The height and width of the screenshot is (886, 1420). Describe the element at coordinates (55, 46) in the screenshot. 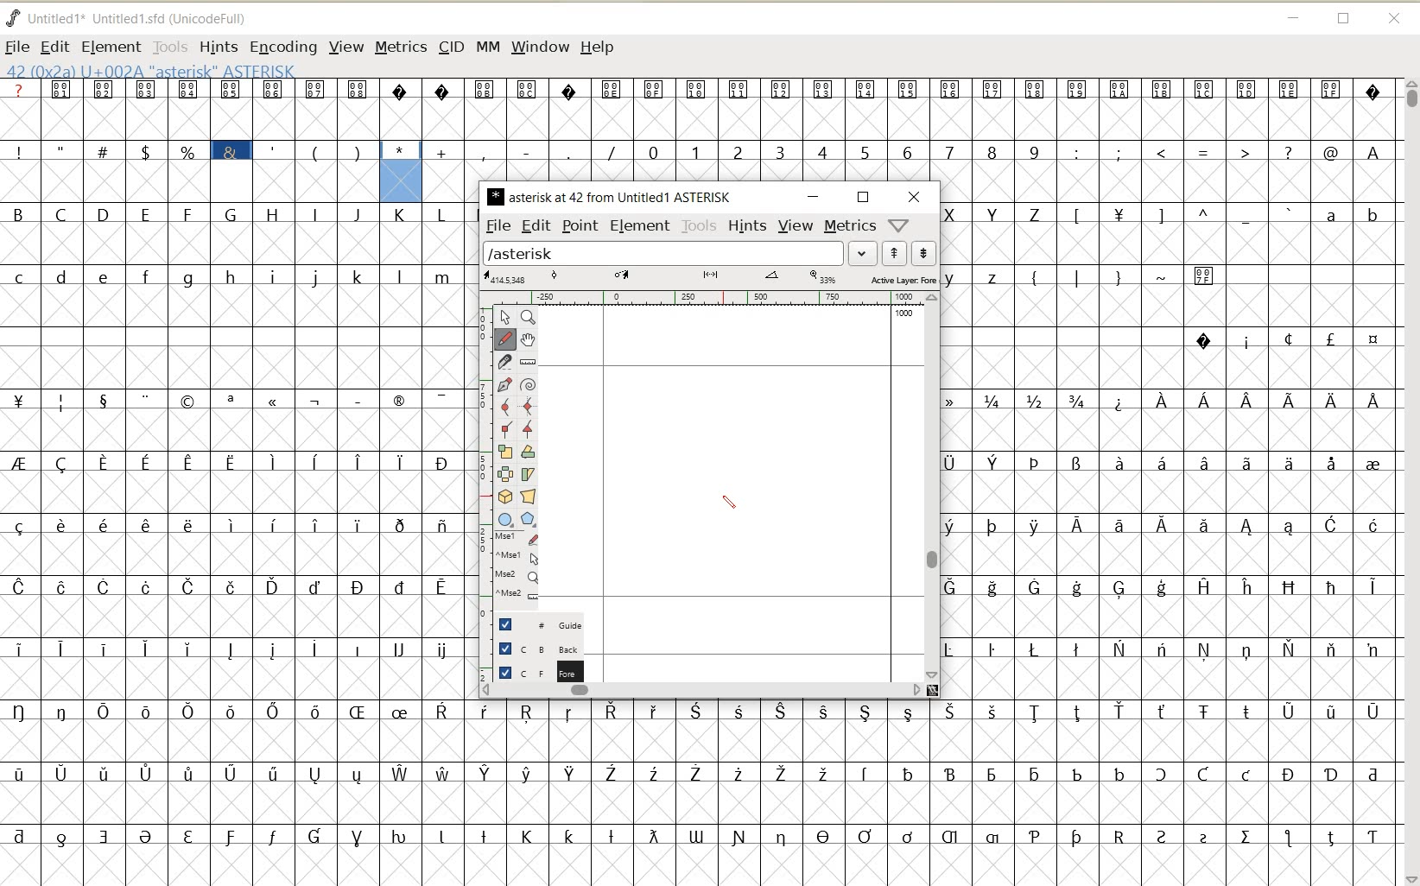

I see `EDIT` at that location.